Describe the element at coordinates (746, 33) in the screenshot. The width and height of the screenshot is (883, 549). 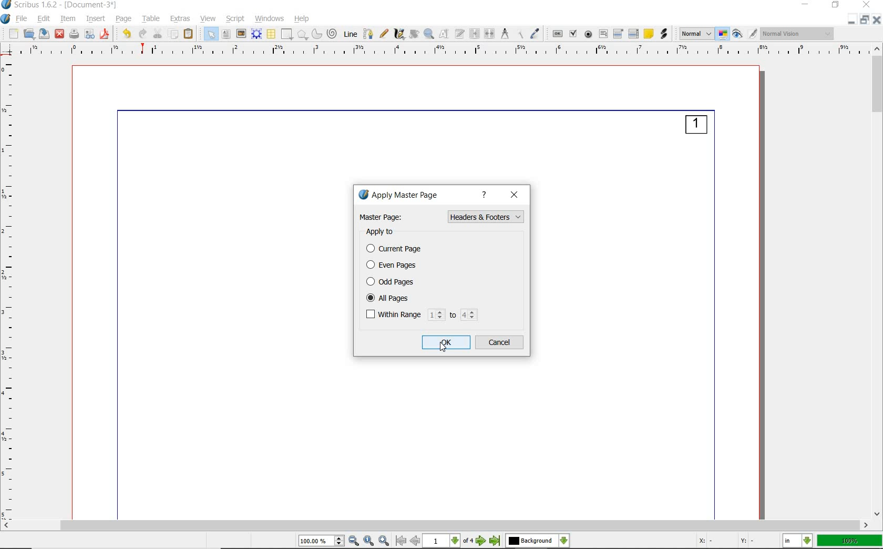
I see `preview mode` at that location.